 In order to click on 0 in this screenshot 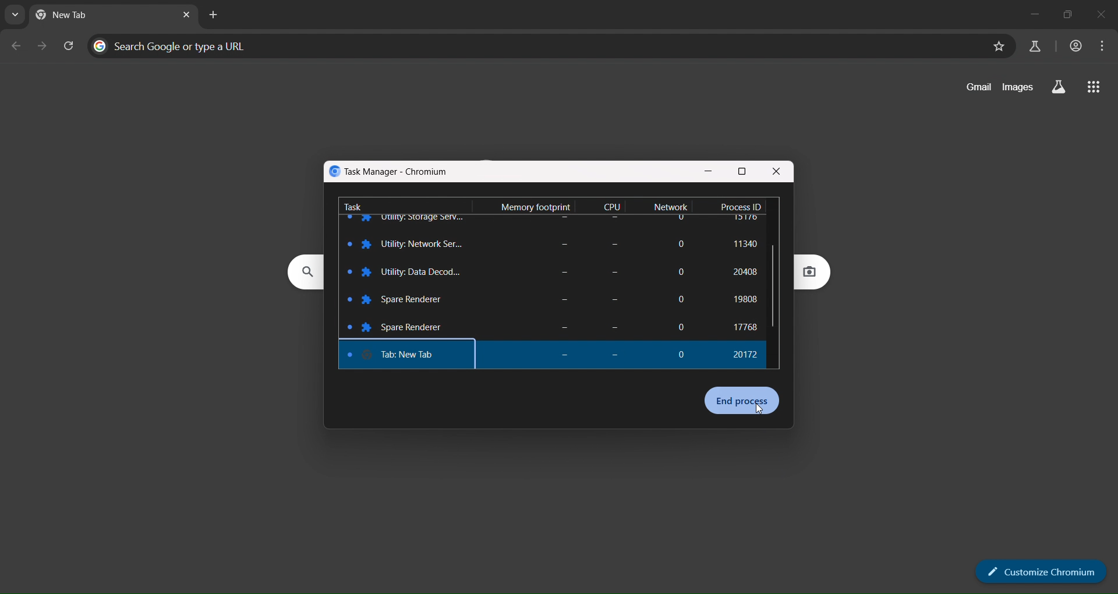, I will do `click(683, 351)`.